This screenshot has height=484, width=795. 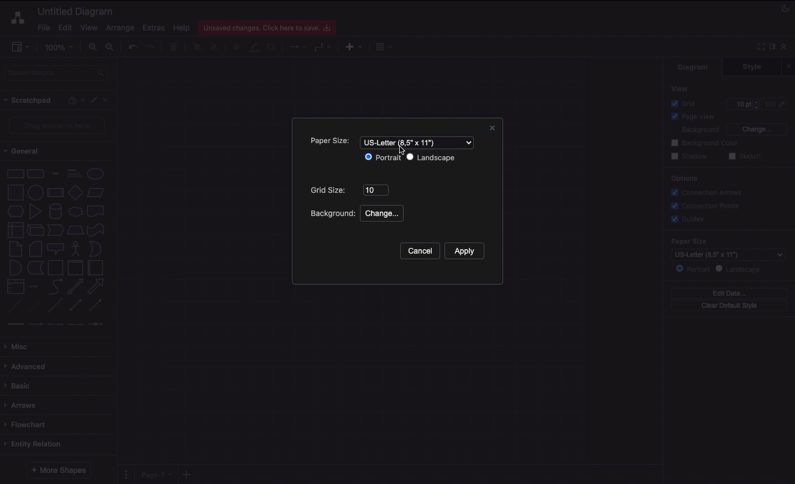 I want to click on Trash, so click(x=175, y=48).